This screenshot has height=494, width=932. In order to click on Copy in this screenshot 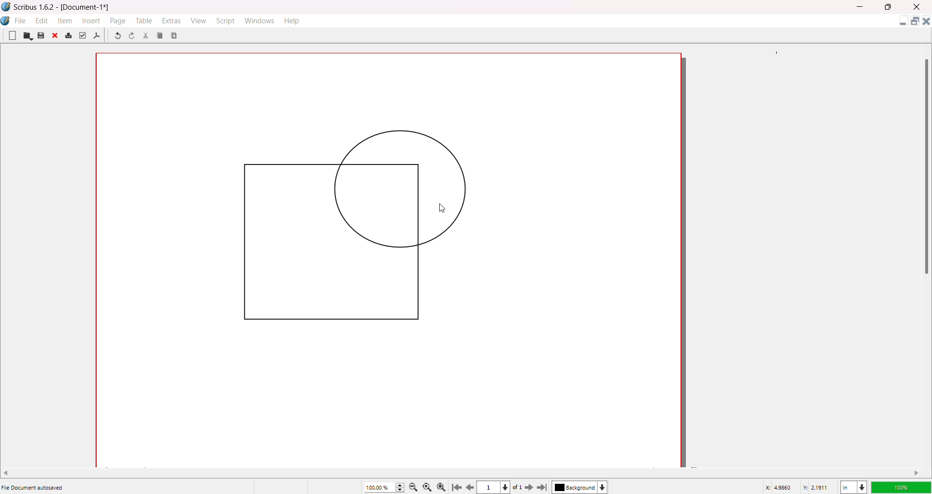, I will do `click(160, 35)`.